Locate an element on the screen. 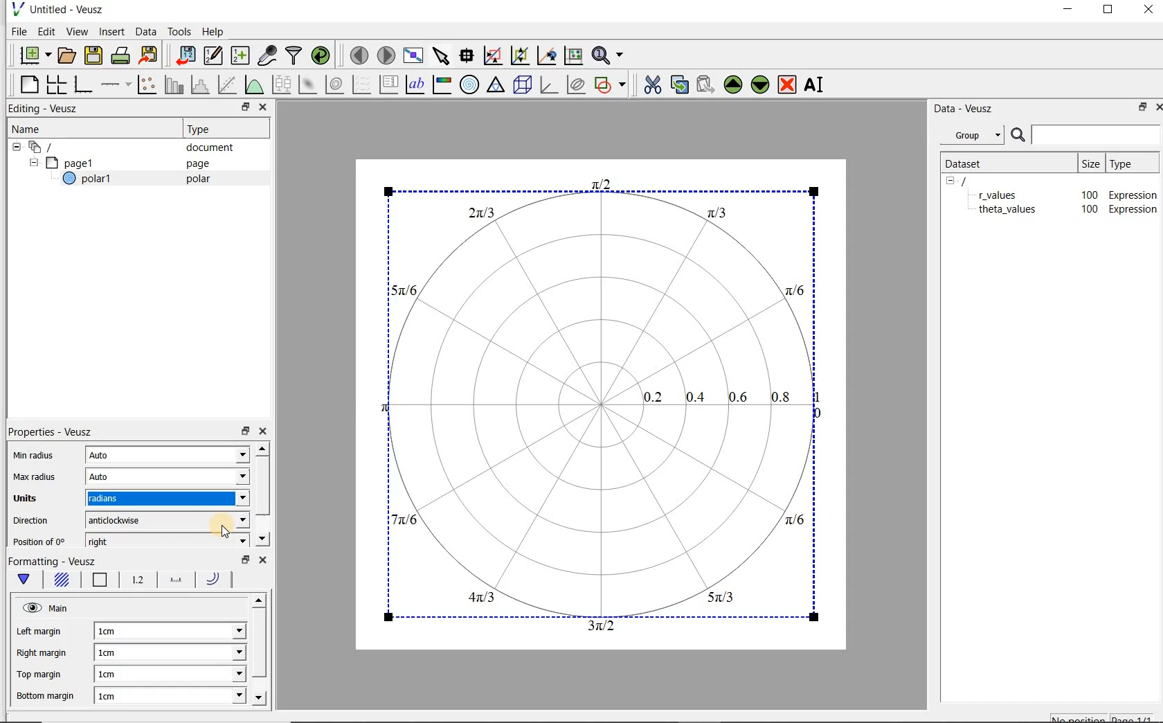 This screenshot has width=1163, height=723. plot a function is located at coordinates (253, 84).